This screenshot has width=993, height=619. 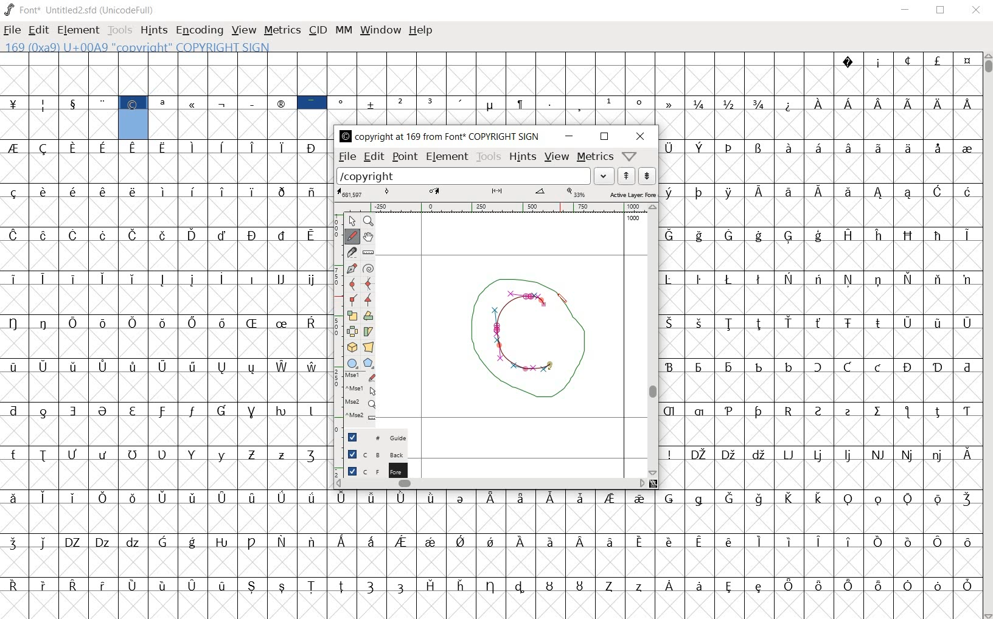 I want to click on edit, so click(x=372, y=156).